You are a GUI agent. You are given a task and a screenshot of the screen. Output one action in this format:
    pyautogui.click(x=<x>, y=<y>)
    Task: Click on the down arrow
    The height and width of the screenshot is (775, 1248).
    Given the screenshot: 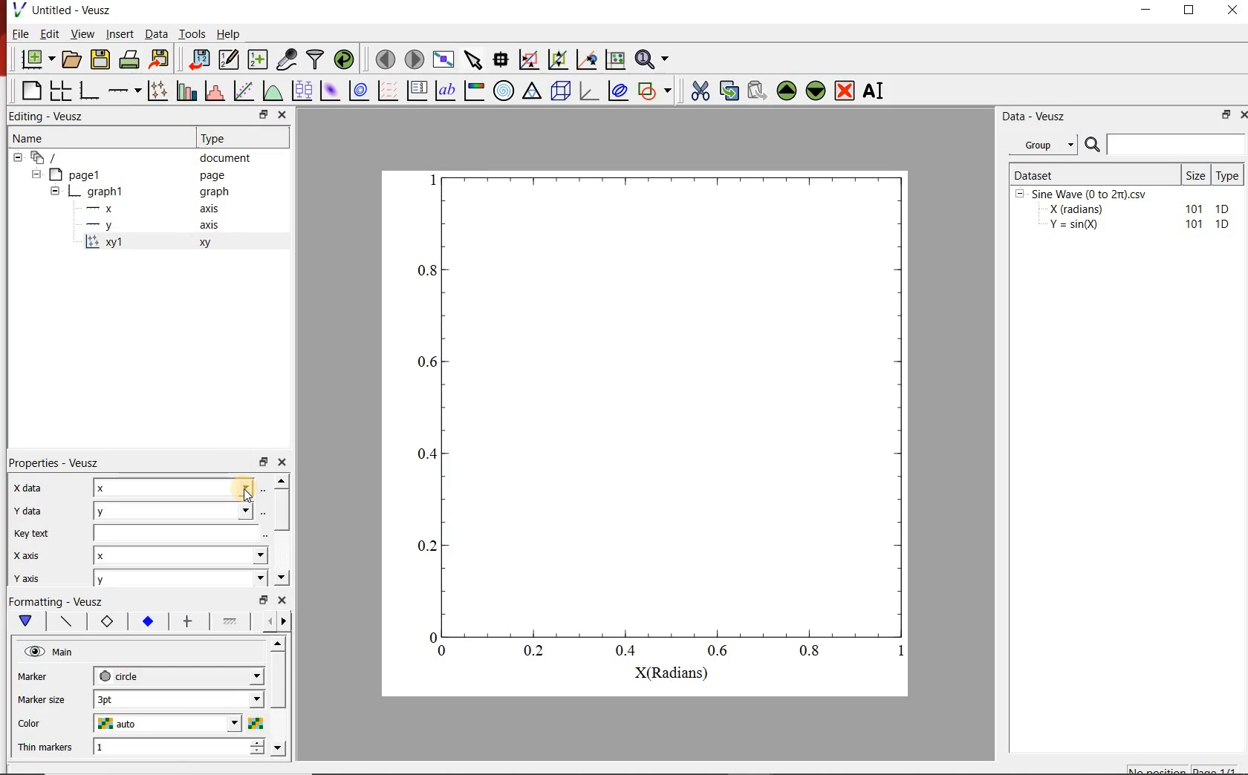 What is the action you would take?
    pyautogui.click(x=25, y=621)
    